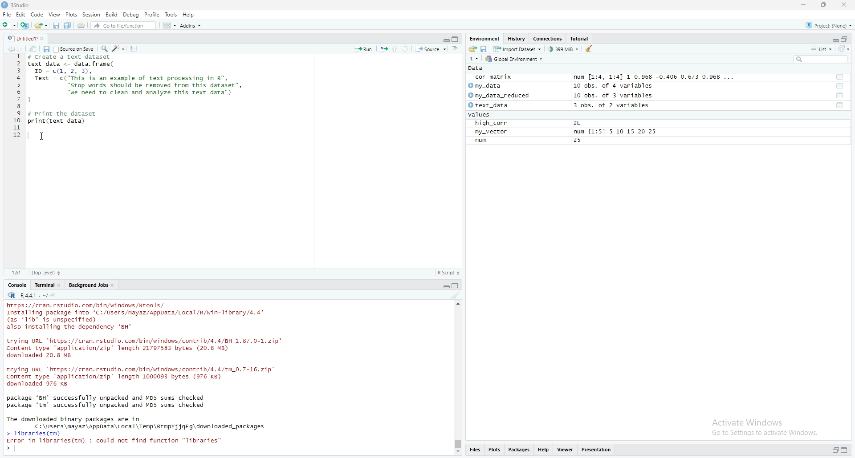  What do you see at coordinates (82, 27) in the screenshot?
I see `print the current file` at bounding box center [82, 27].